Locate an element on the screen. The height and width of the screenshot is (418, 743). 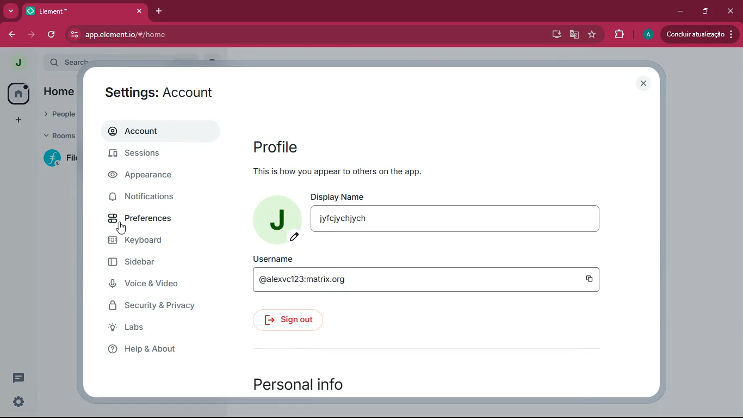
home is located at coordinates (64, 91).